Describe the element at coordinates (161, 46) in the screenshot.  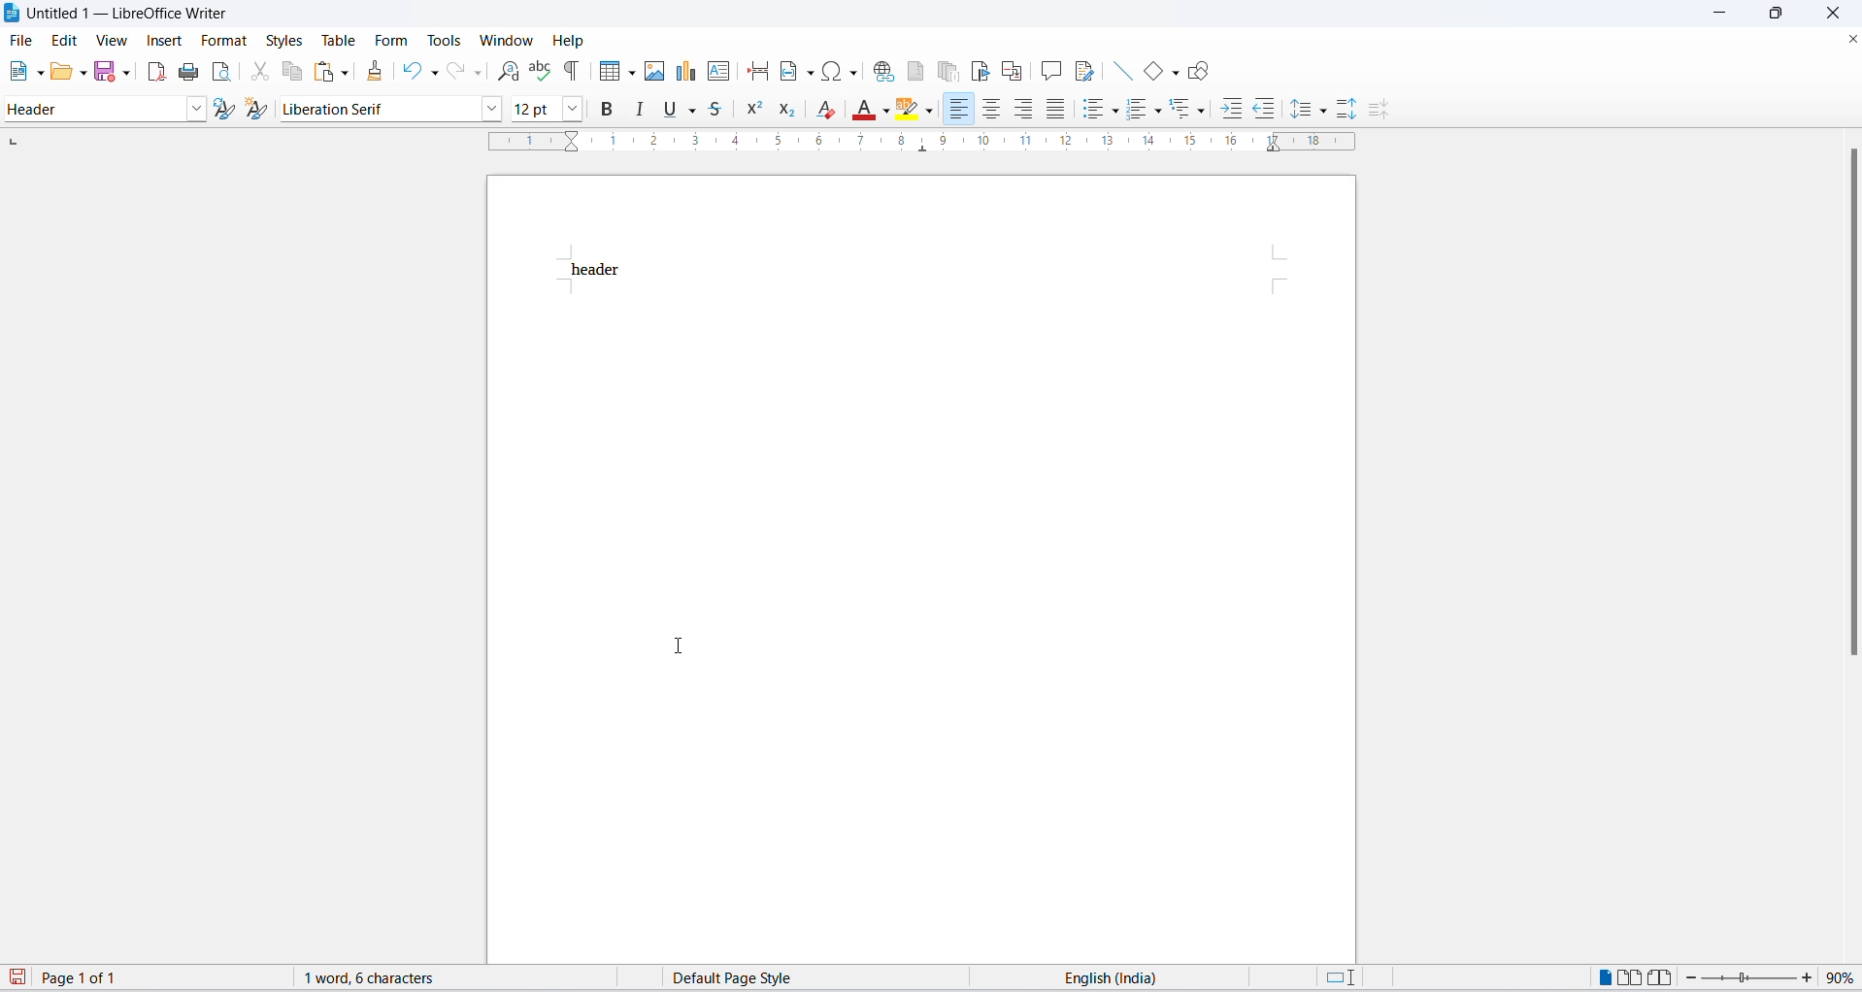
I see `cursor` at that location.